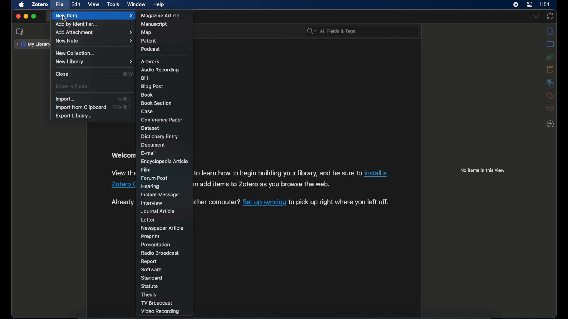 Image resolution: width=568 pixels, height=319 pixels. What do you see at coordinates (161, 16) in the screenshot?
I see `magazine article` at bounding box center [161, 16].